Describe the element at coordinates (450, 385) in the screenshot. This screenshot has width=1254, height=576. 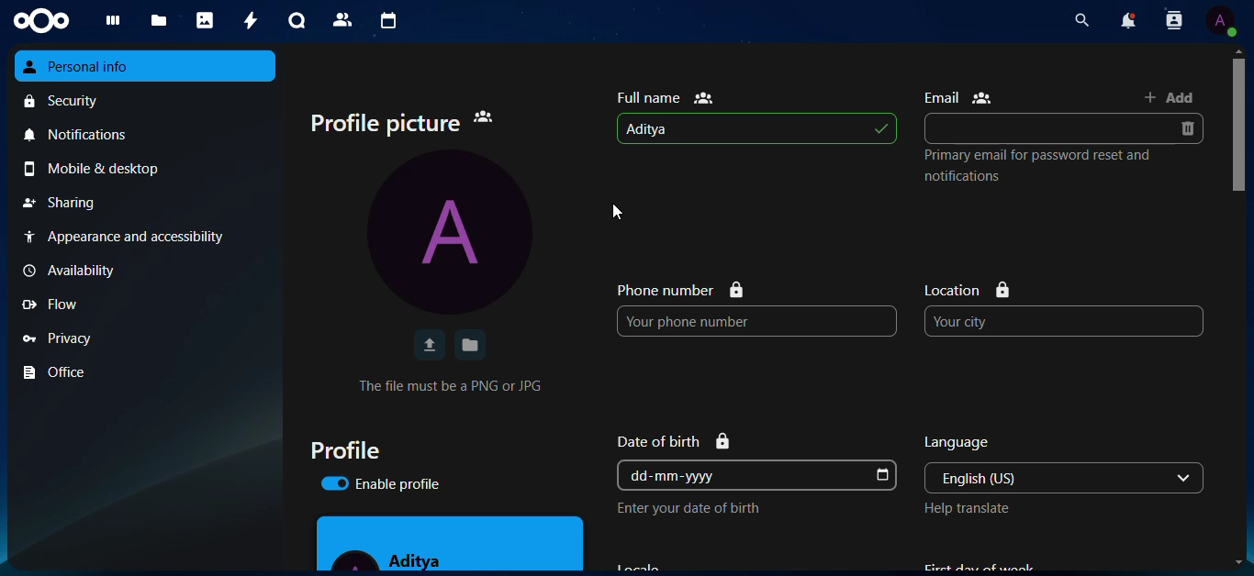
I see `The file must be a PNG or JPG` at that location.